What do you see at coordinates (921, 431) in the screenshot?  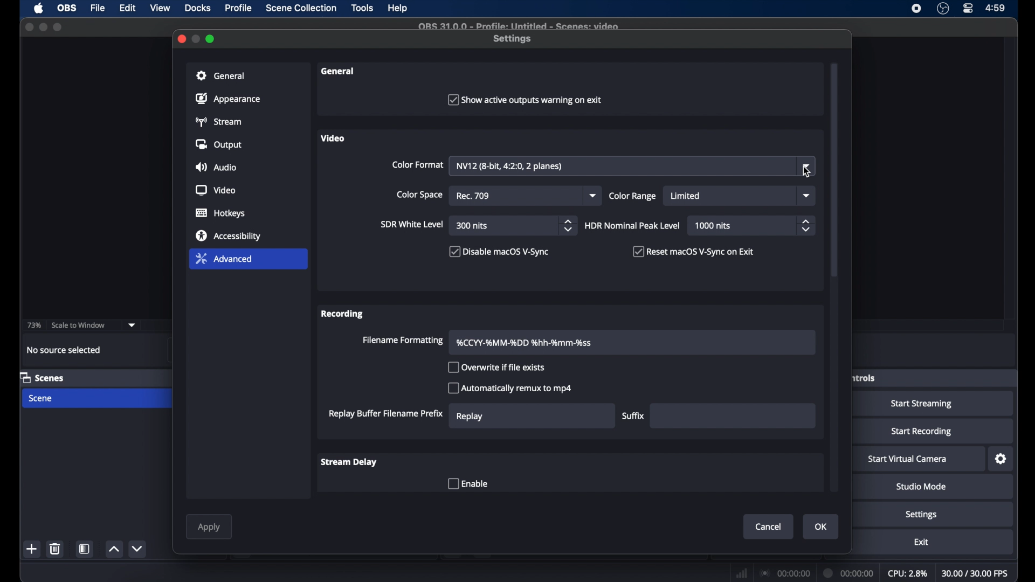 I see `start recording` at bounding box center [921, 431].